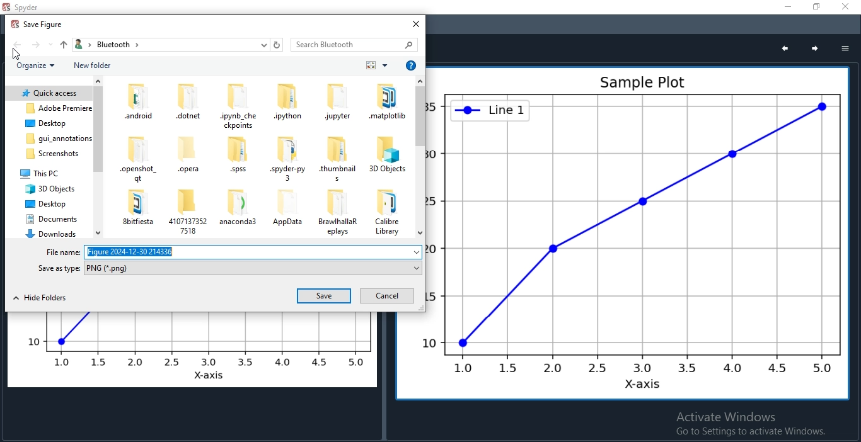 This screenshot has width=861, height=442. Describe the element at coordinates (45, 122) in the screenshot. I see `folder 3` at that location.